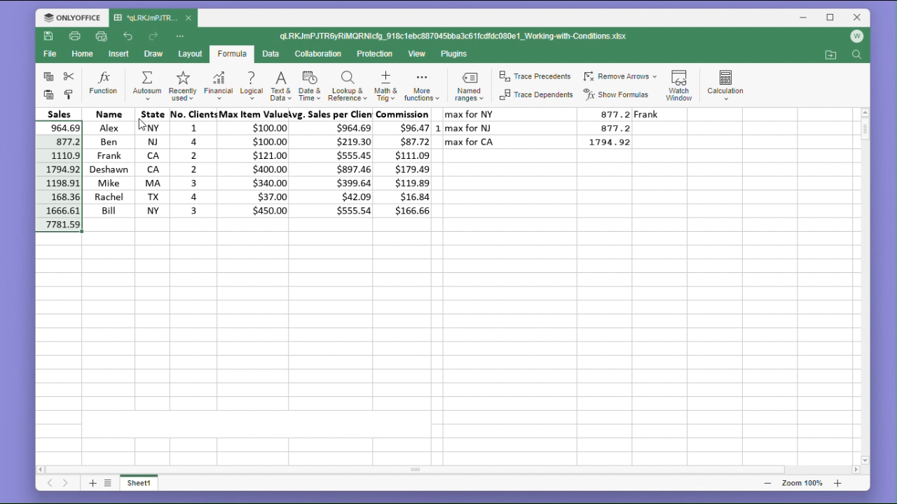 This screenshot has width=897, height=504. I want to click on draw, so click(153, 55).